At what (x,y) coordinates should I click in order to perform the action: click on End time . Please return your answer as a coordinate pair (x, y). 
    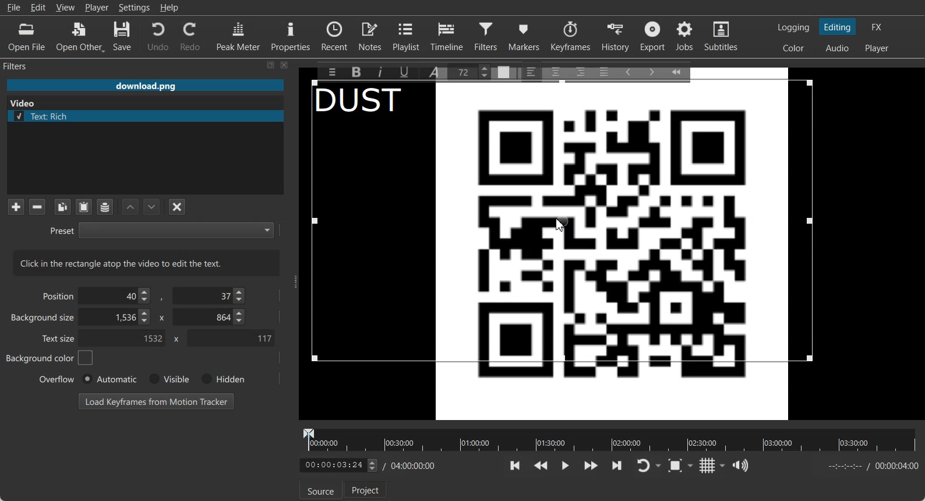
    Looking at the image, I should click on (870, 466).